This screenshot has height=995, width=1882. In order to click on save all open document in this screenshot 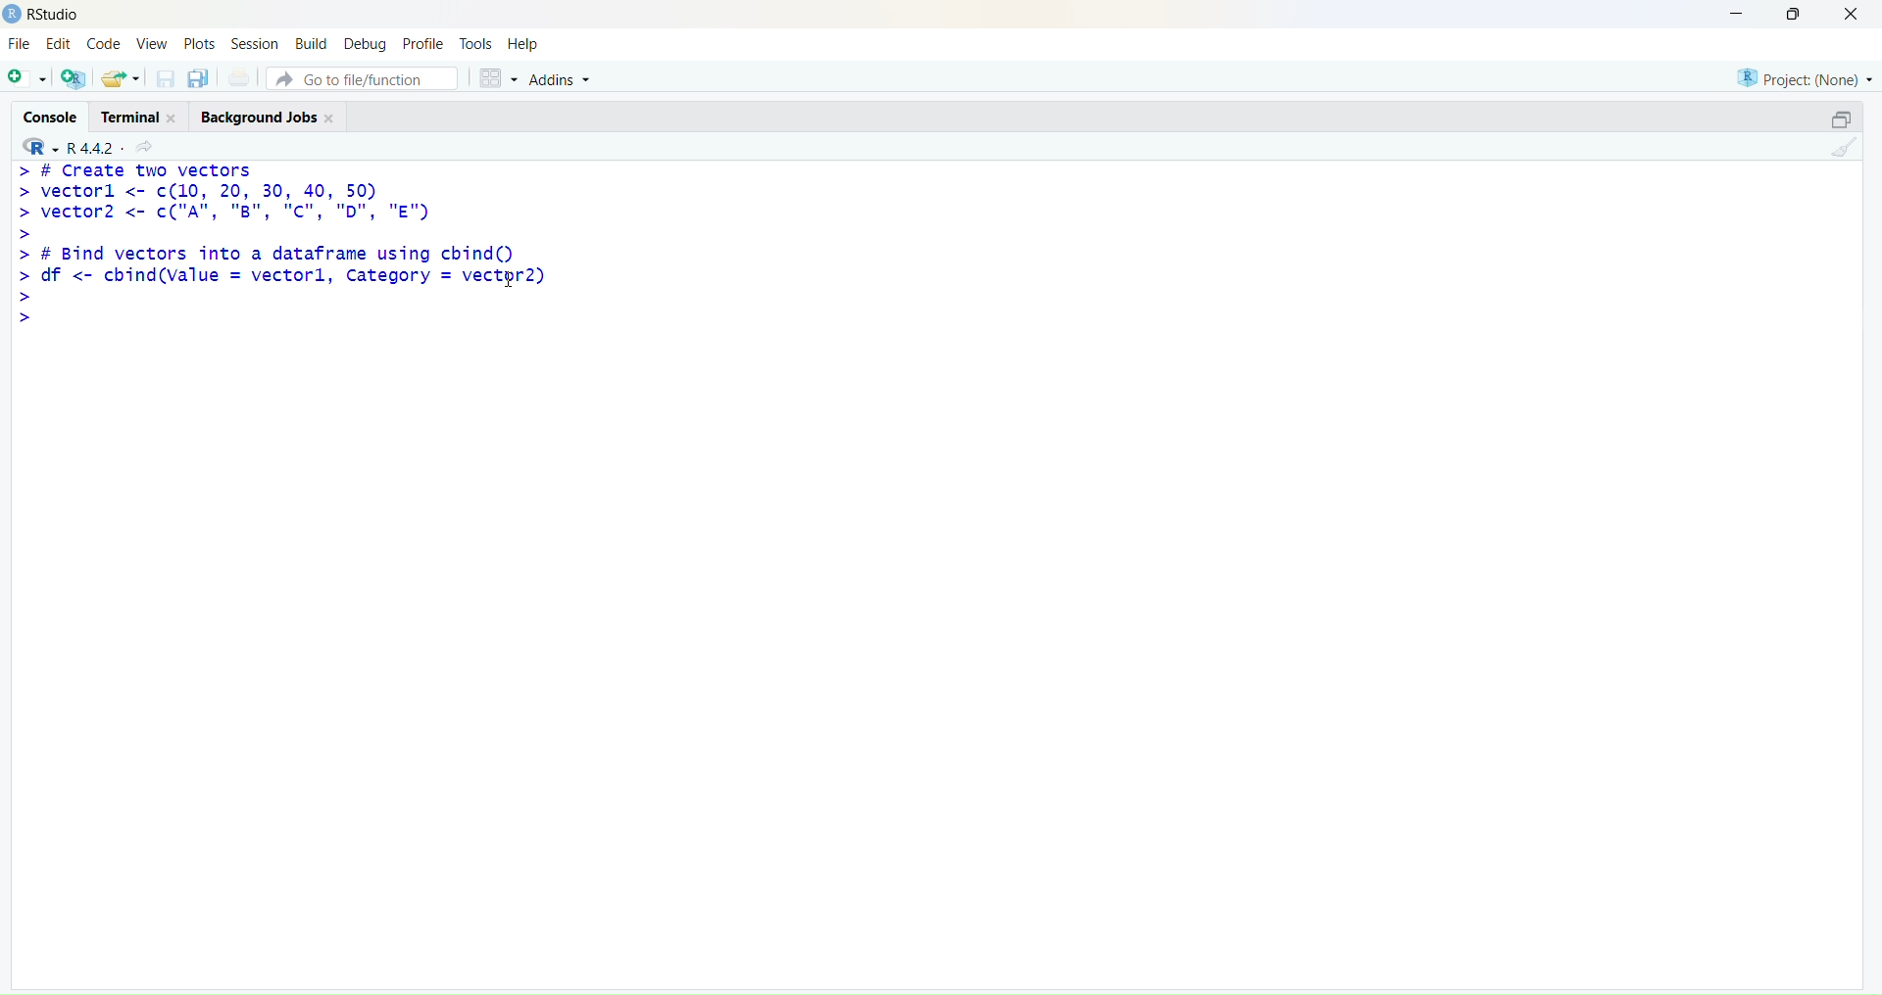, I will do `click(200, 79)`.